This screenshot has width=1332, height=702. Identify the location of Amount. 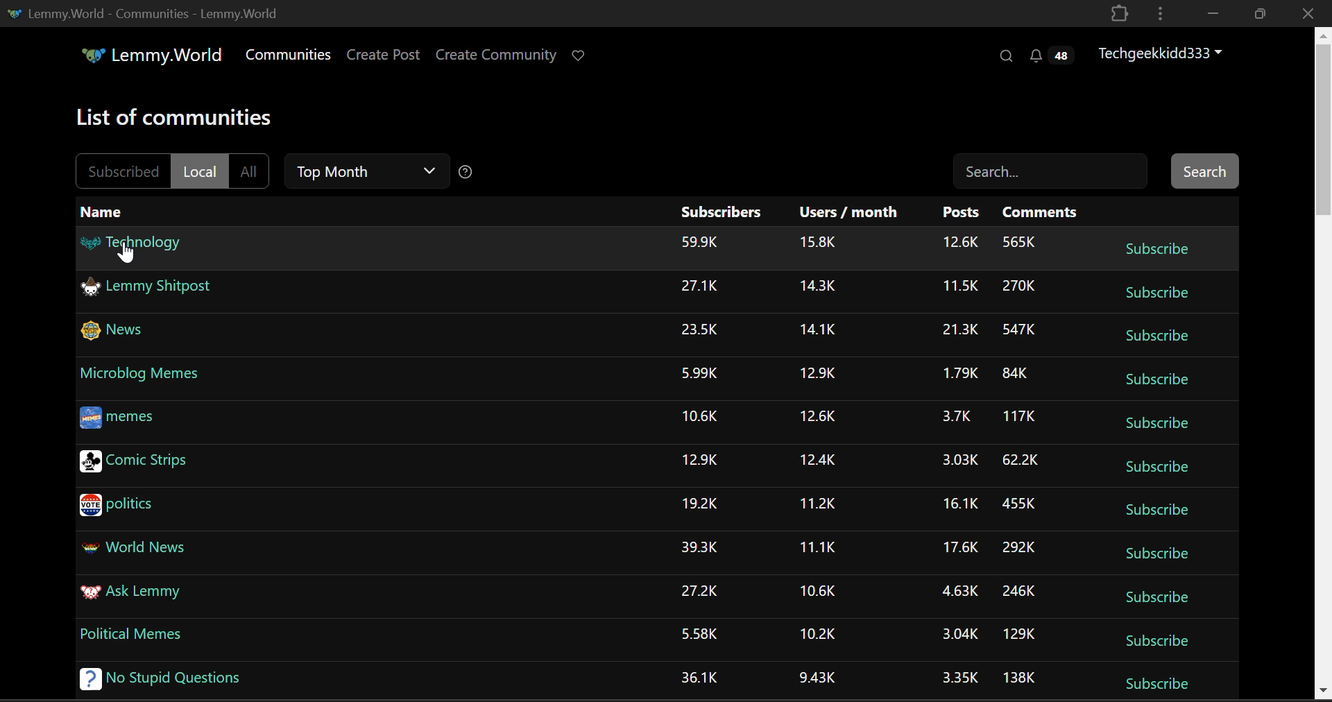
(956, 417).